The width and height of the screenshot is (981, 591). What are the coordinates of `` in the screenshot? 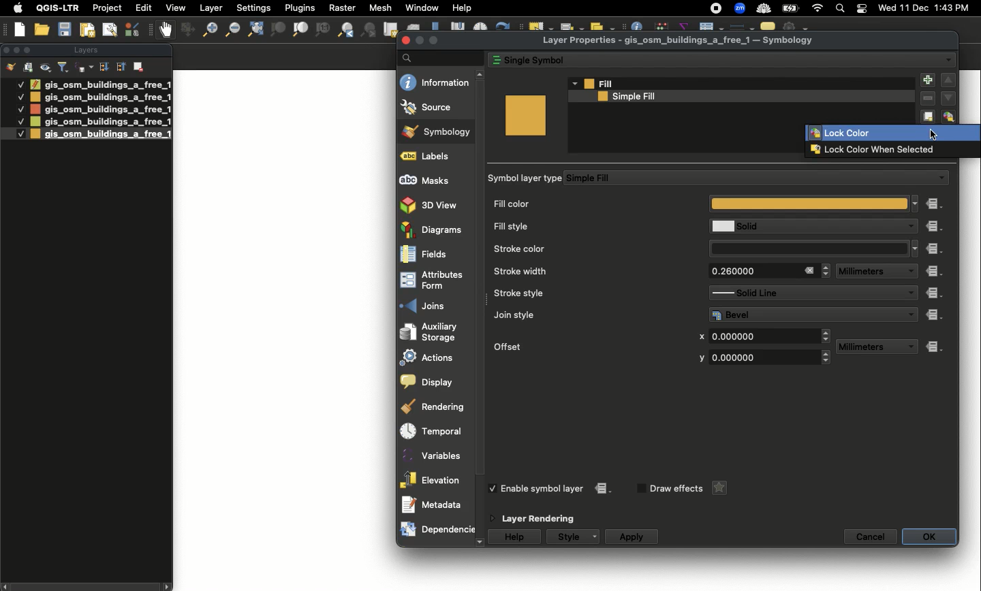 It's located at (808, 248).